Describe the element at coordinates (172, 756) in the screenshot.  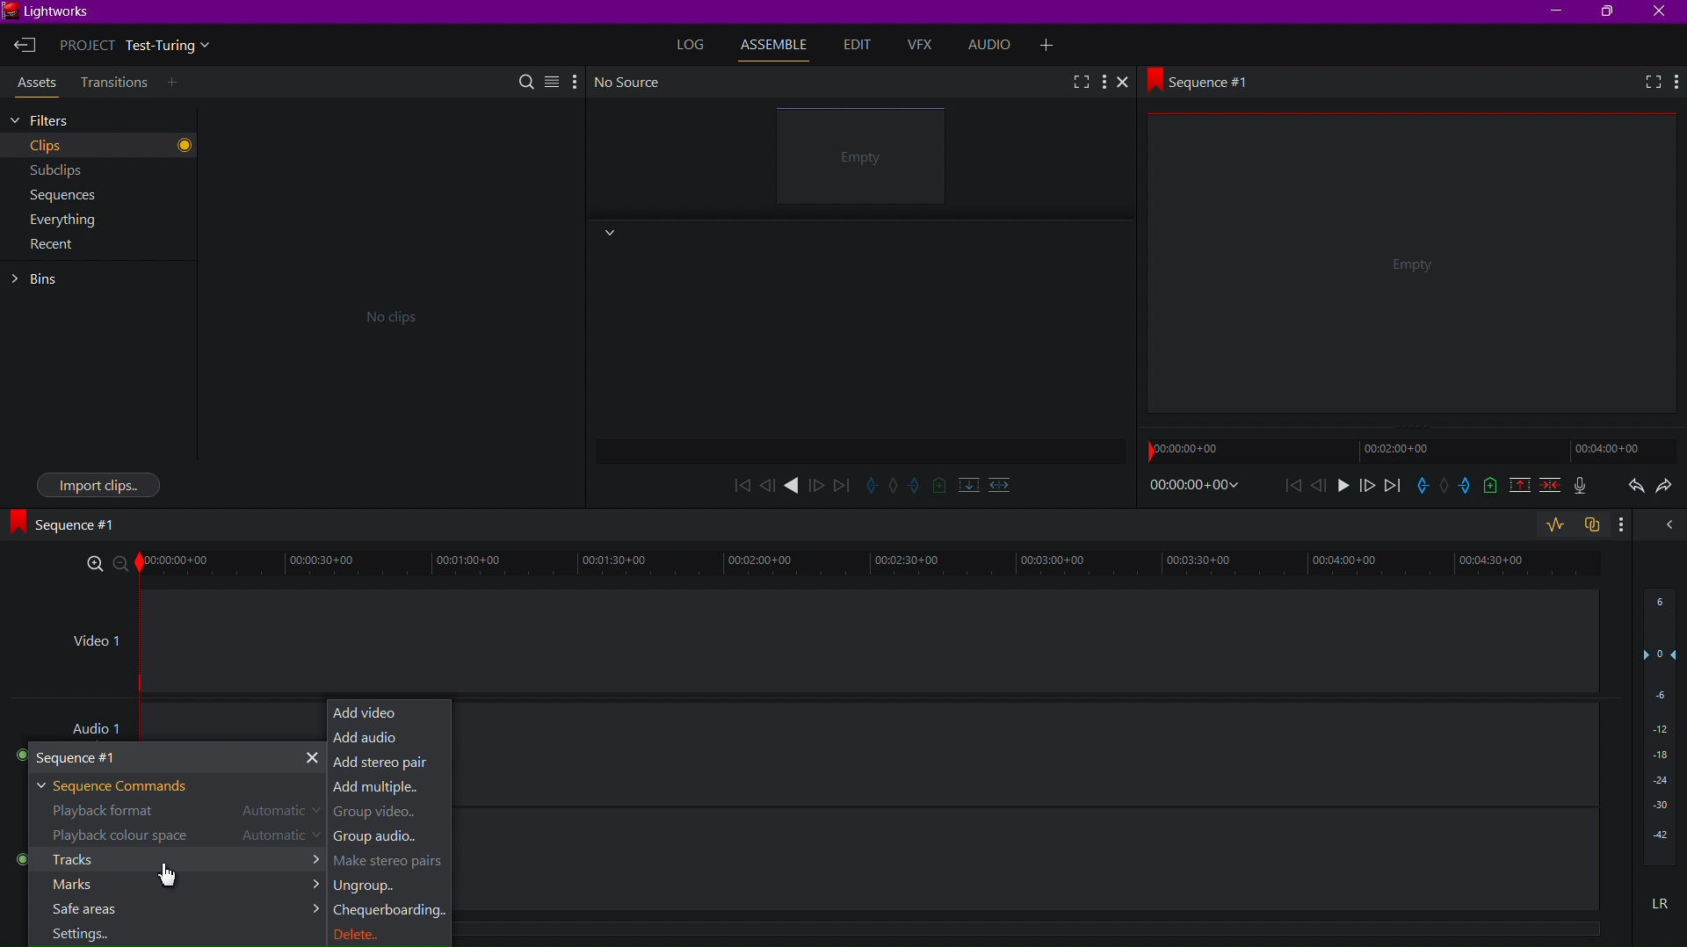
I see `Sequence 1` at that location.